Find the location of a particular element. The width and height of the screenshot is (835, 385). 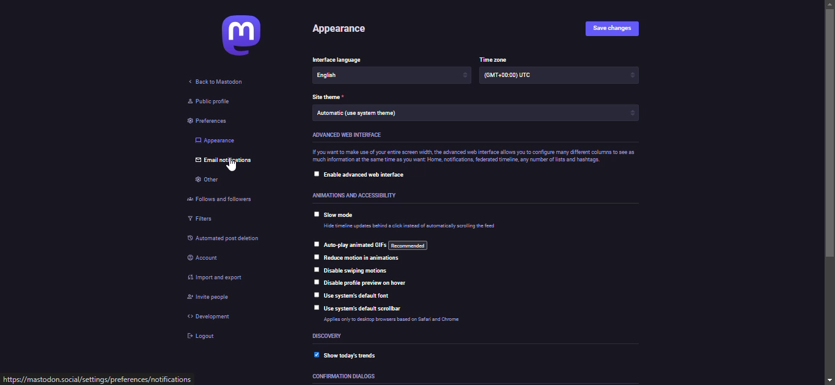

import & export is located at coordinates (223, 277).